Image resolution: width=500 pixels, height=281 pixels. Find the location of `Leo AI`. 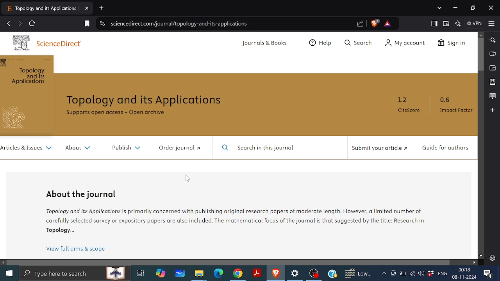

Leo AI is located at coordinates (458, 23).